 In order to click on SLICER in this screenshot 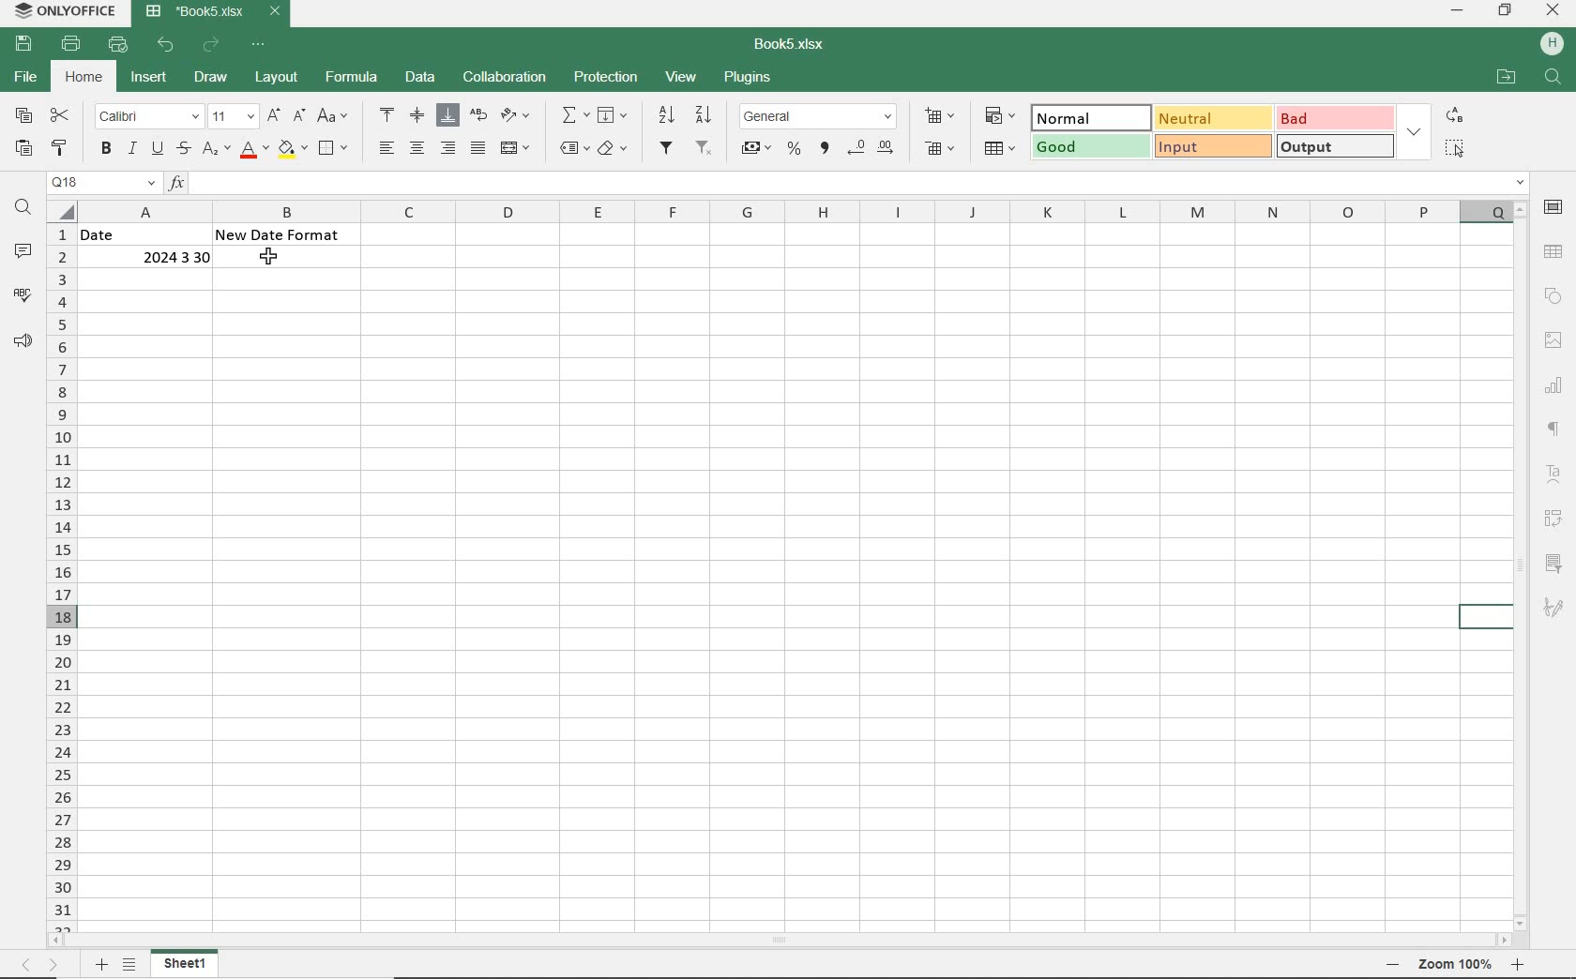, I will do `click(1556, 560)`.